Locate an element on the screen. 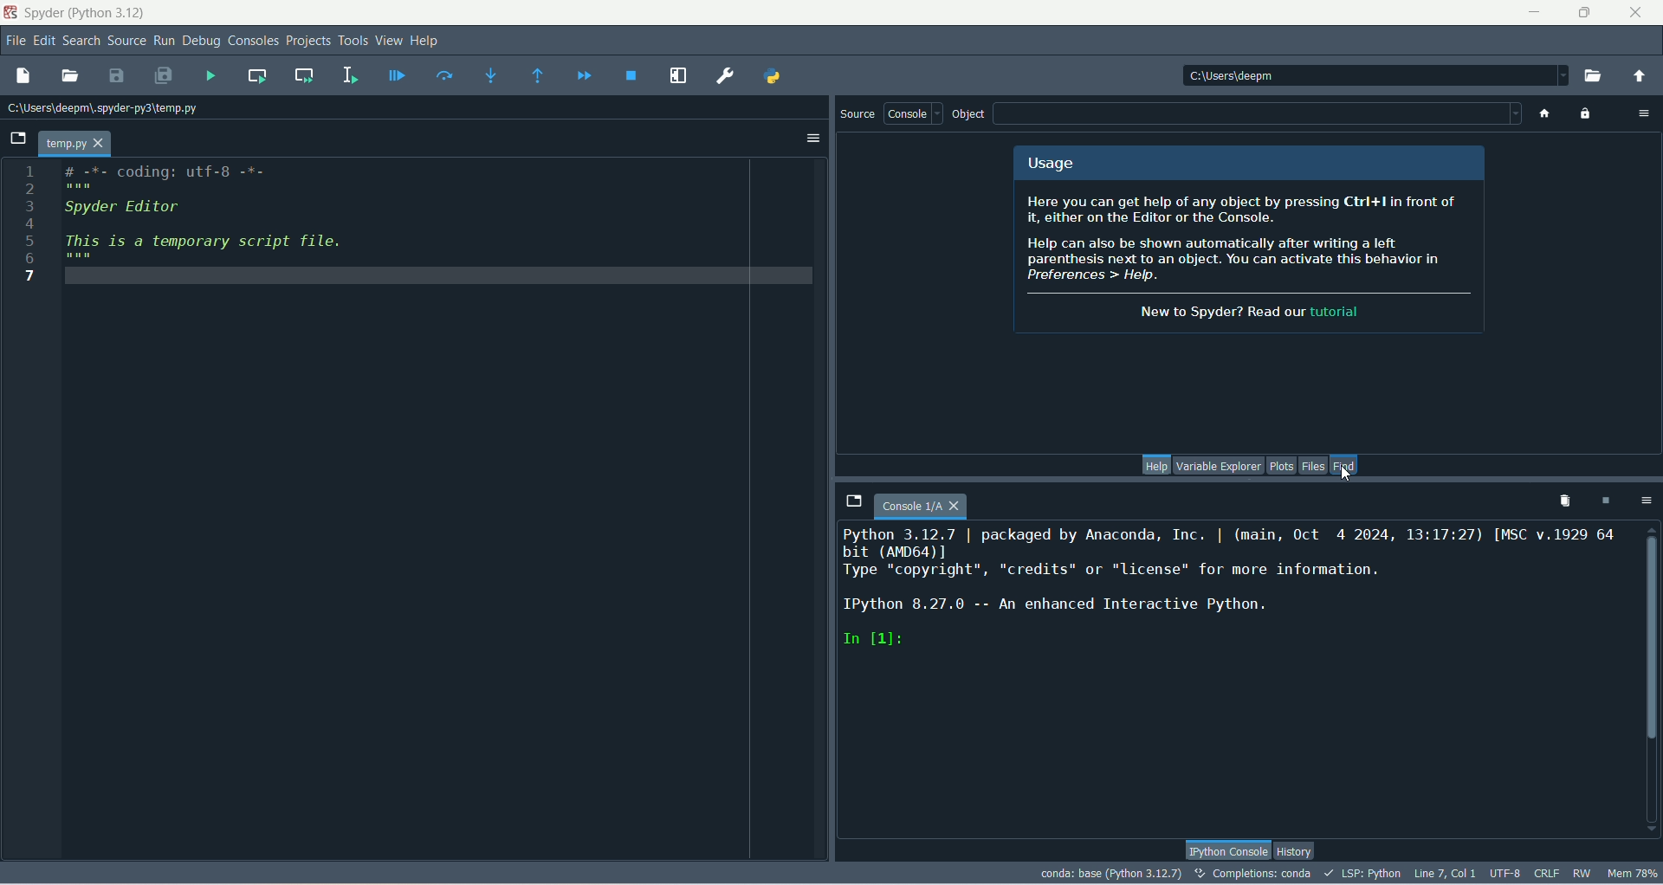  temp.py is located at coordinates (76, 144).